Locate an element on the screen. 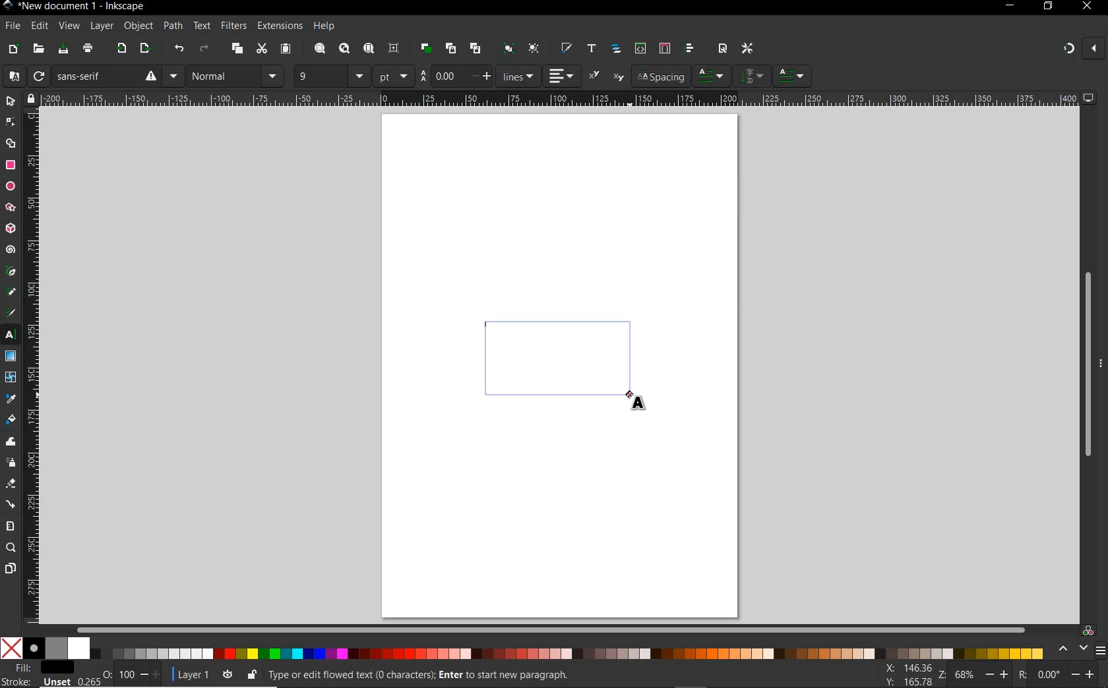  0.265 is located at coordinates (86, 682).